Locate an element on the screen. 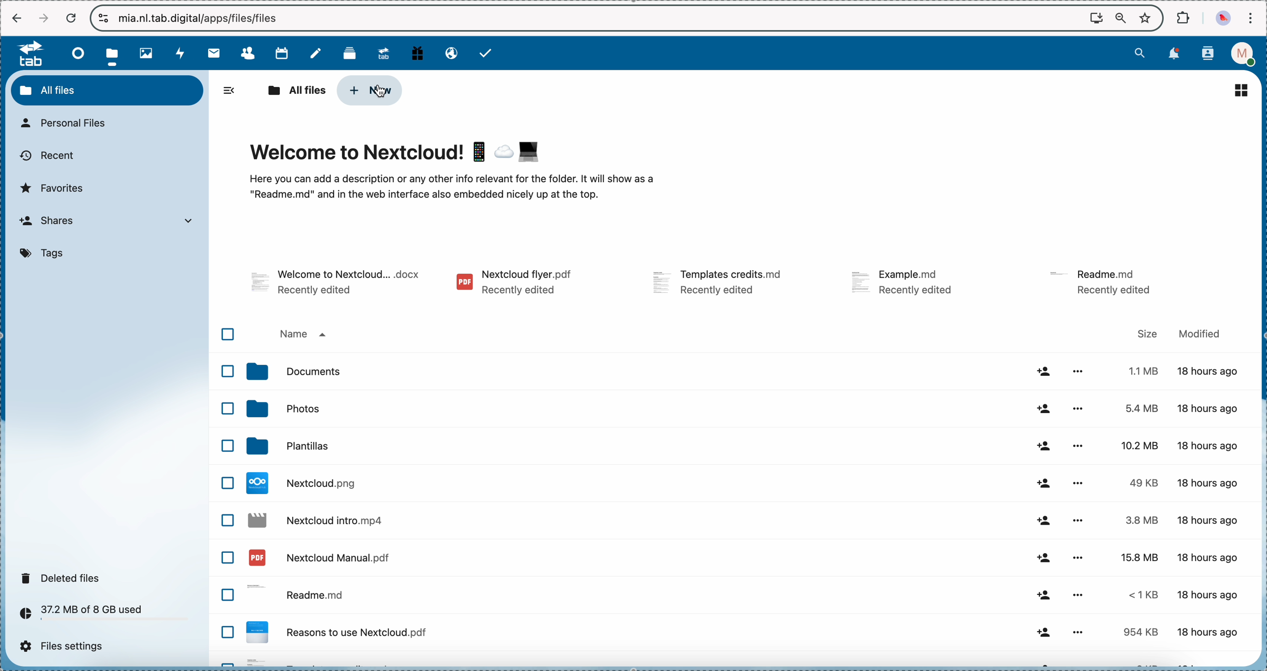  checkbox list is located at coordinates (223, 491).